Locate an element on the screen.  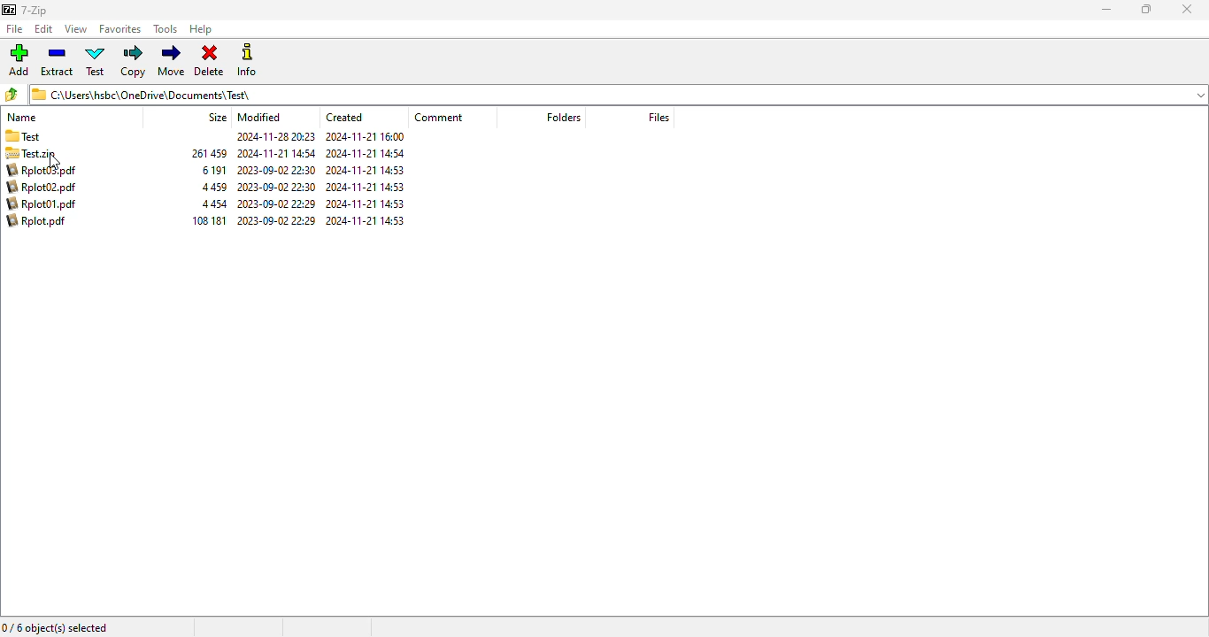
2023-09-02 22:30 is located at coordinates (277, 171).